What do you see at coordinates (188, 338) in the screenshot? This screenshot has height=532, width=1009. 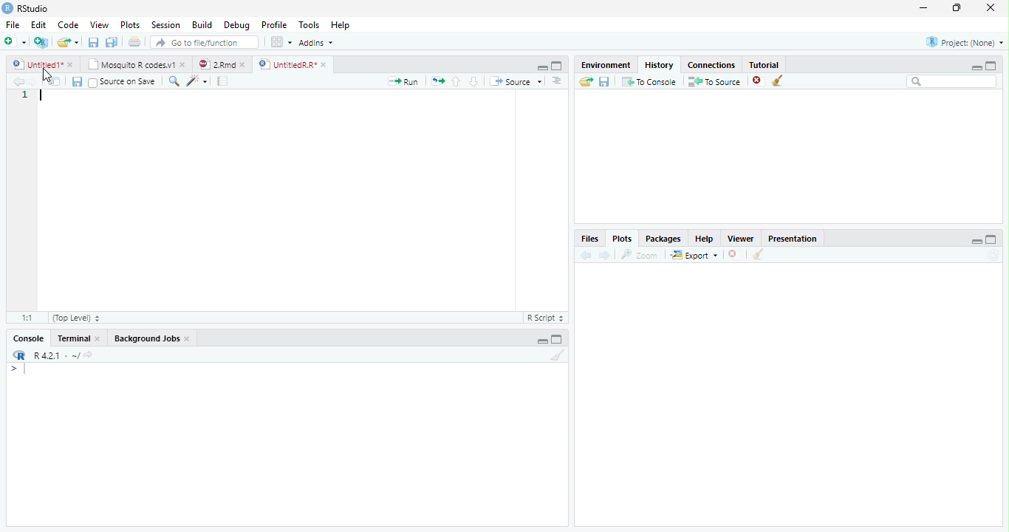 I see `close` at bounding box center [188, 338].